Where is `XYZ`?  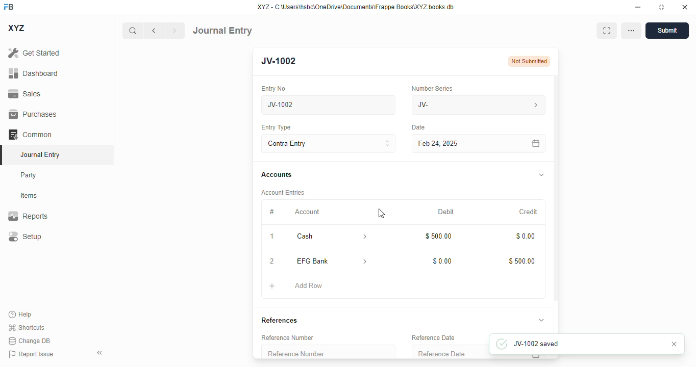
XYZ is located at coordinates (16, 28).